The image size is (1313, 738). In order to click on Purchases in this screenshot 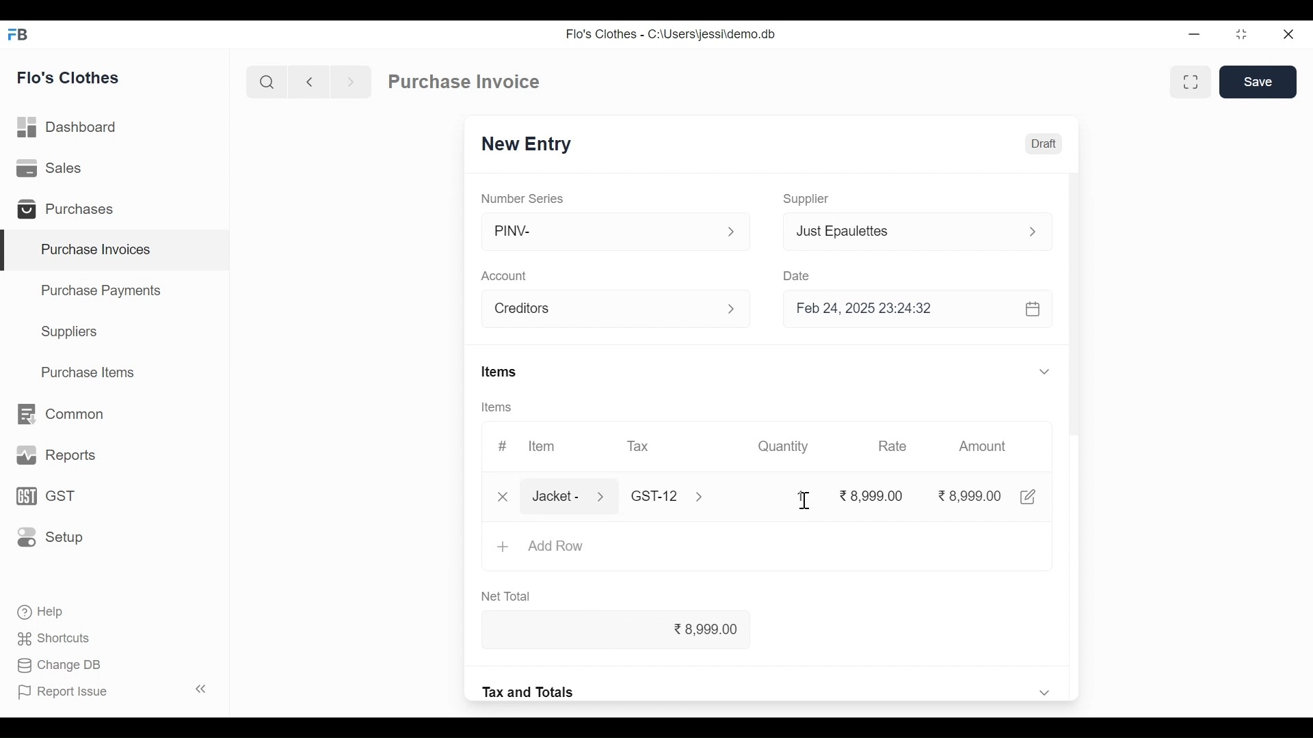, I will do `click(70, 210)`.